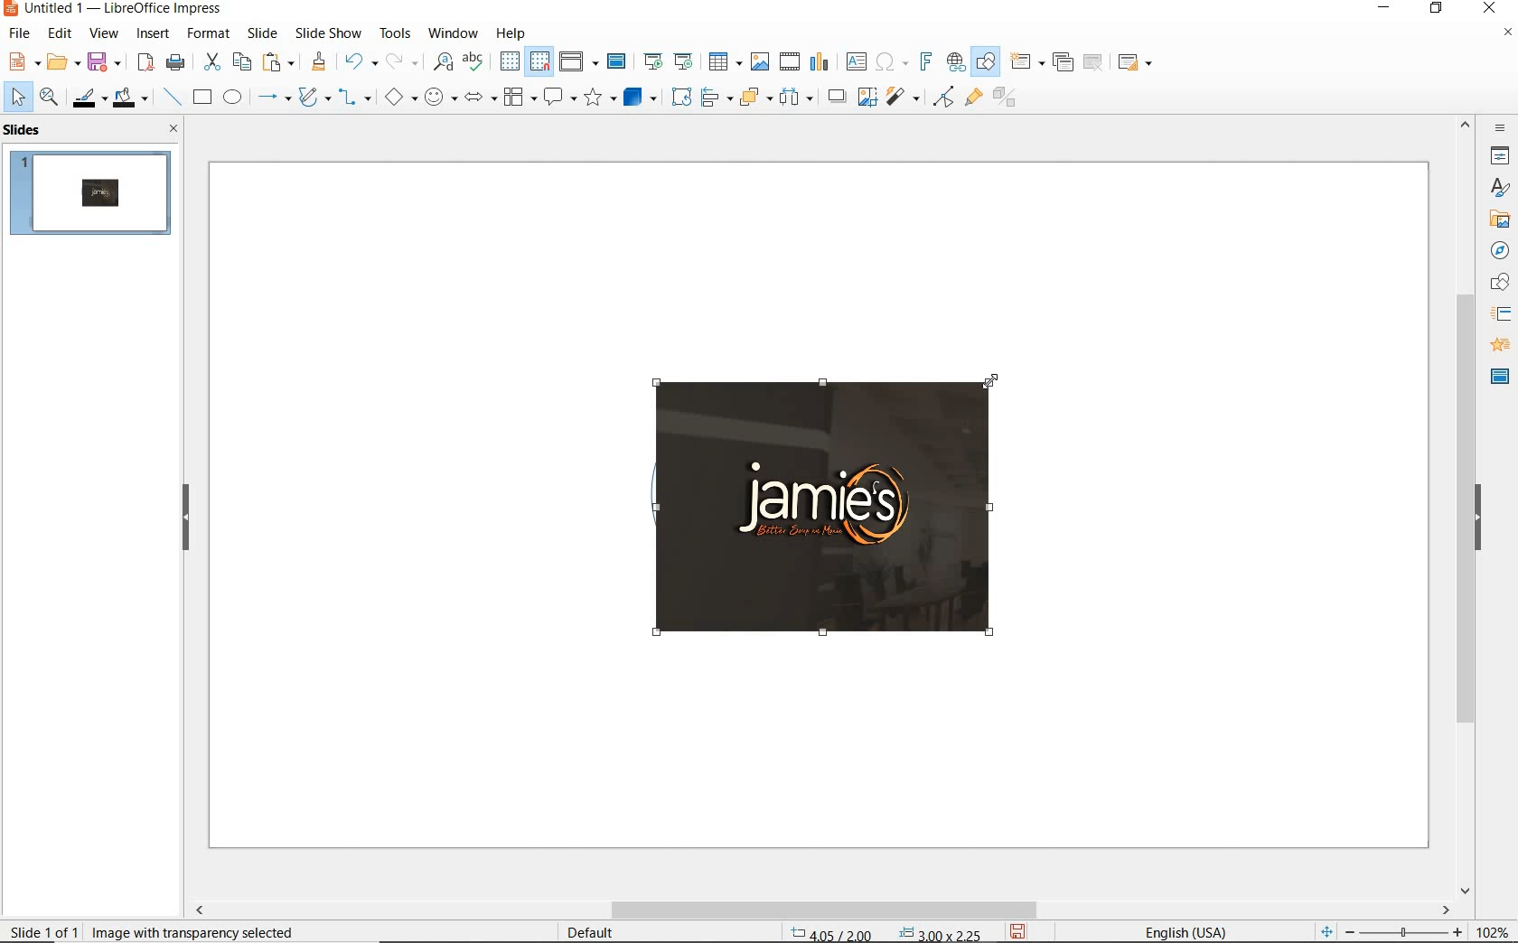  I want to click on styles, so click(1500, 189).